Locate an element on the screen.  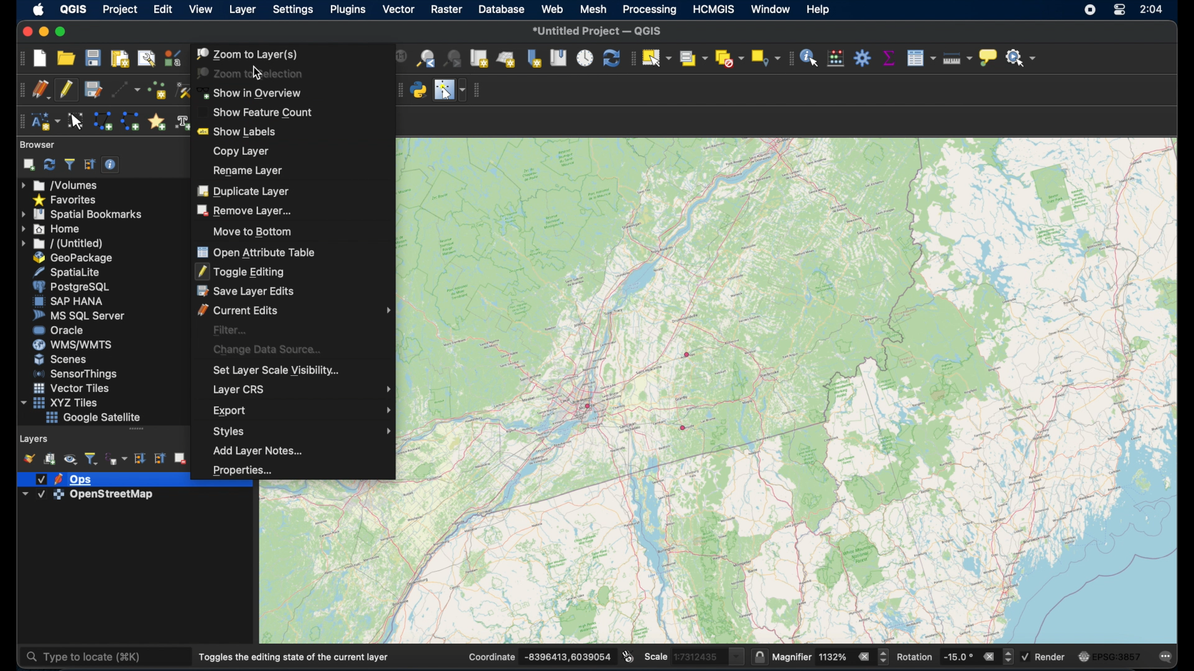
add selected layer is located at coordinates (27, 165).